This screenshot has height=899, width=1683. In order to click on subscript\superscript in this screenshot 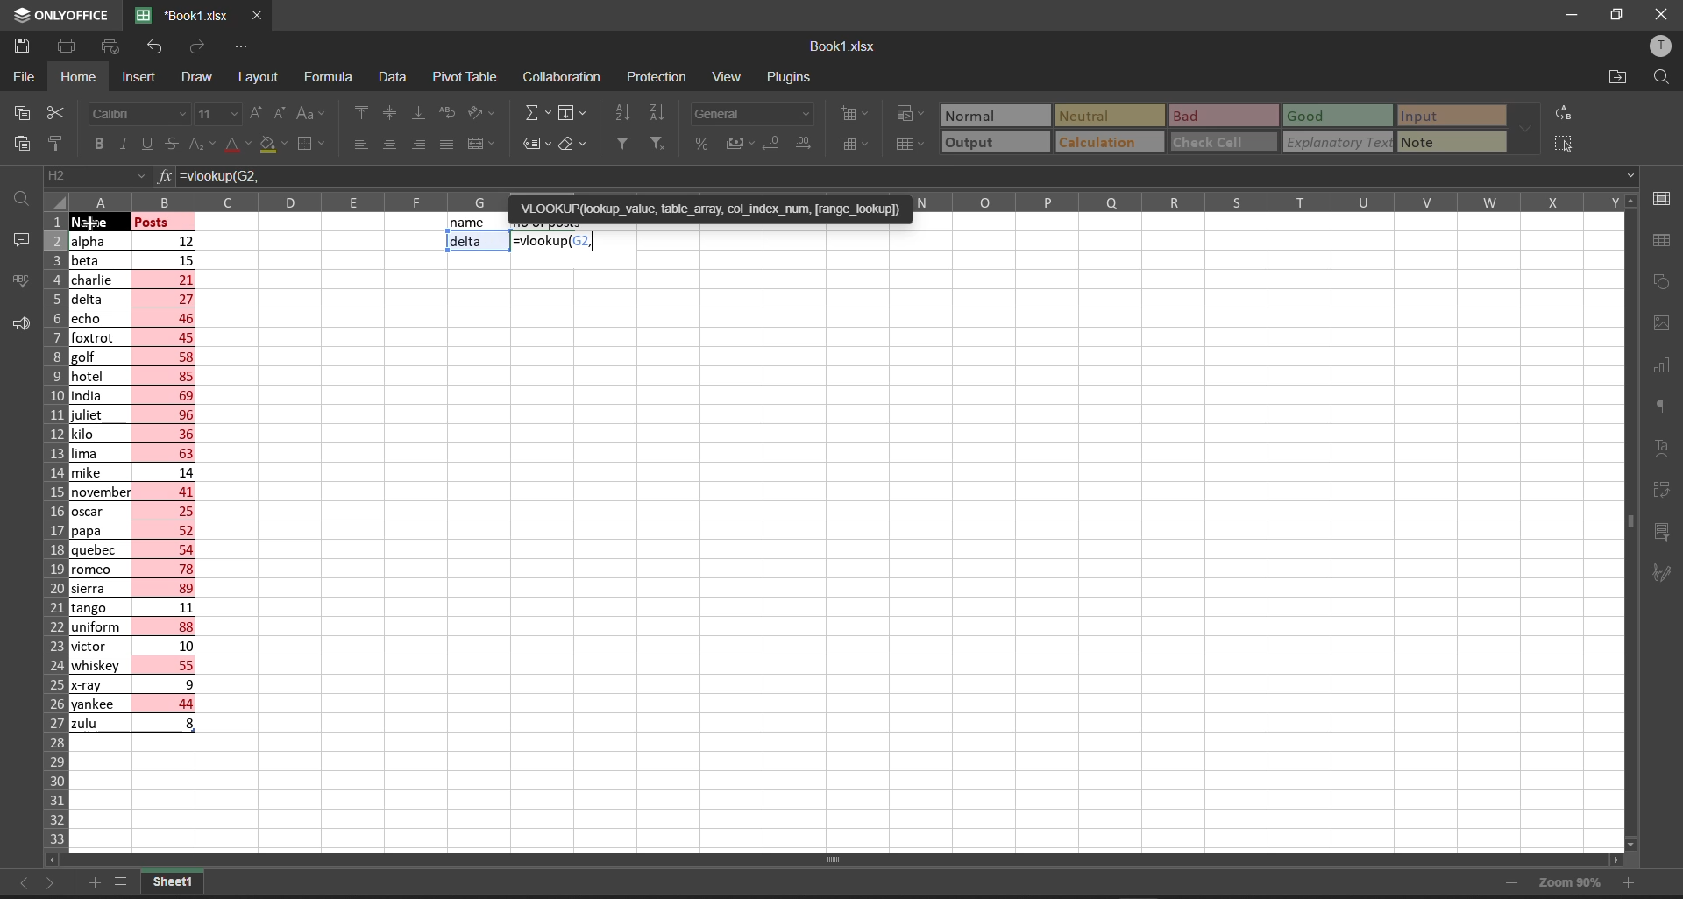, I will do `click(201, 141)`.